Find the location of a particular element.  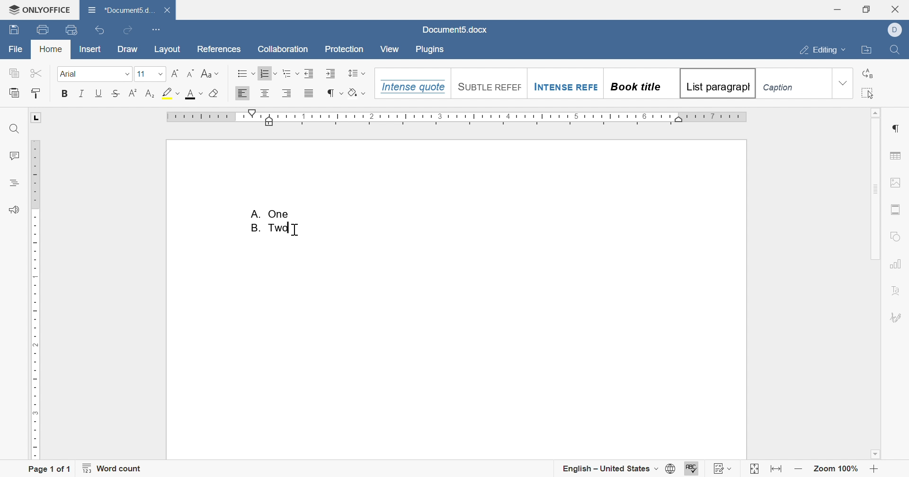

nonprinting characters is located at coordinates (335, 93).